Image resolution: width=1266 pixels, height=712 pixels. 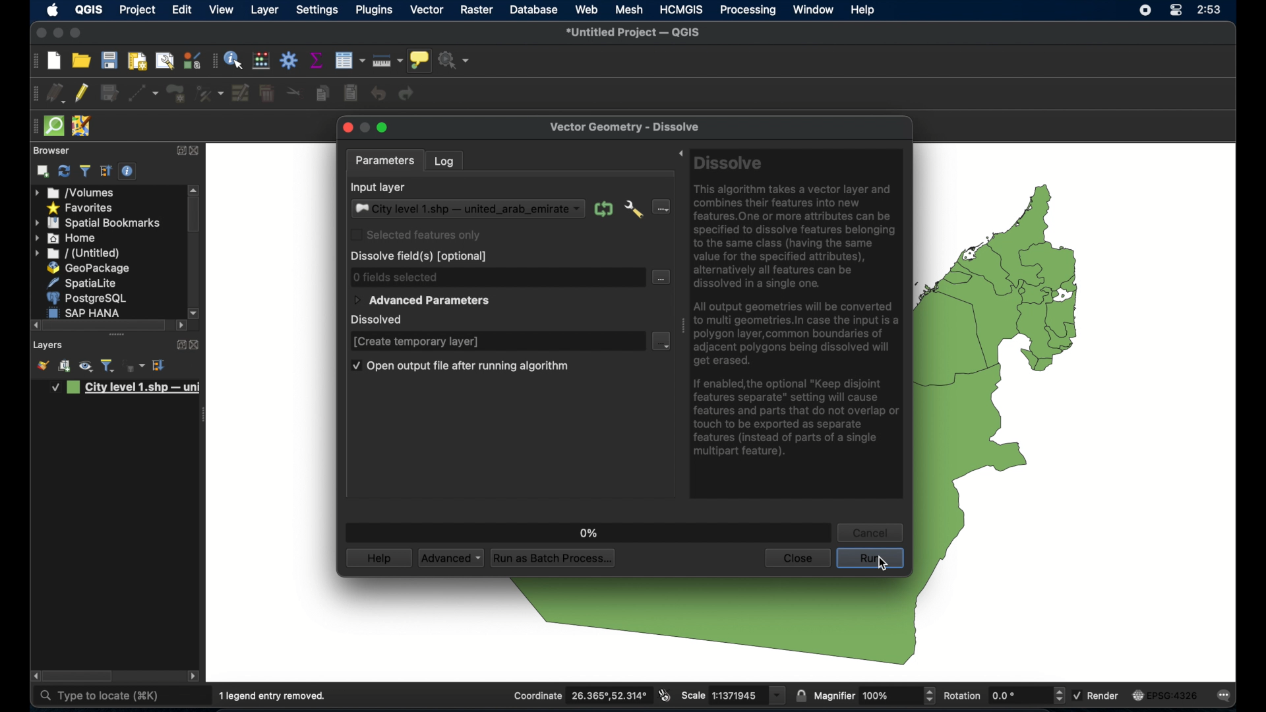 I want to click on time, so click(x=1210, y=11).